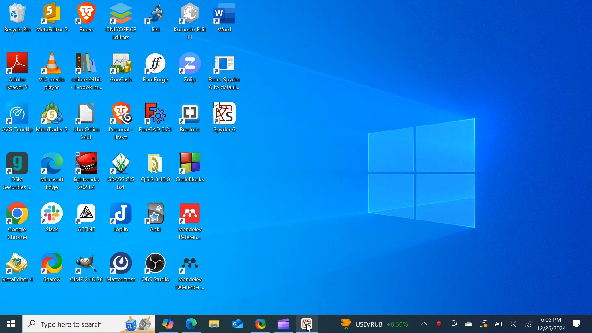 The width and height of the screenshot is (592, 333). Describe the element at coordinates (191, 222) in the screenshot. I see `Mendeley Reference Manager` at that location.